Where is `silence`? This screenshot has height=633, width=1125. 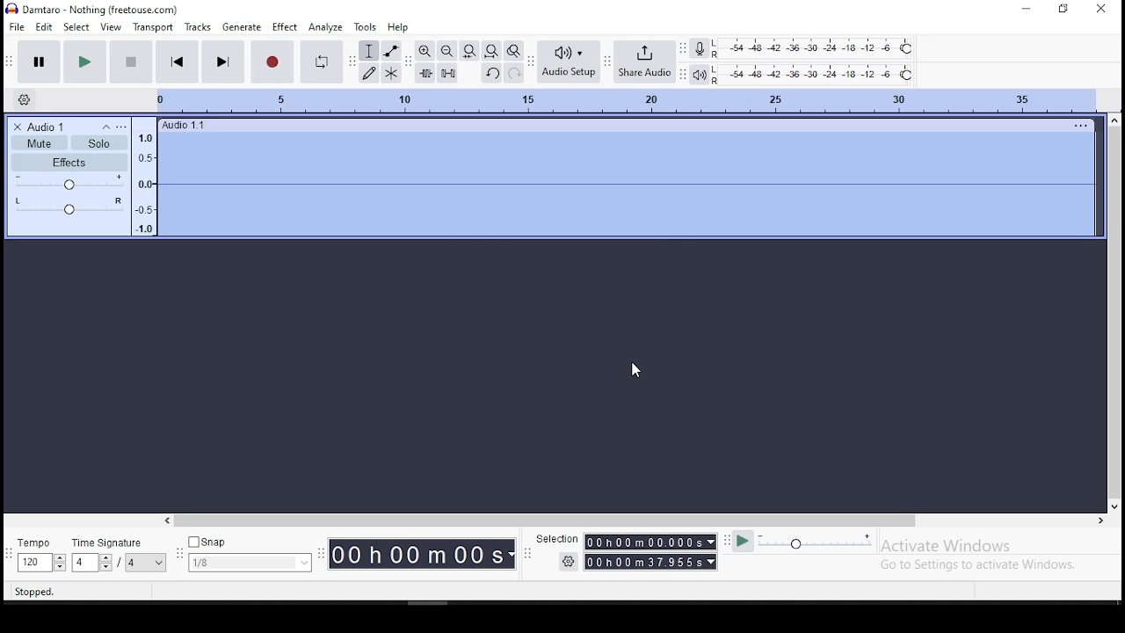 silence is located at coordinates (633, 178).